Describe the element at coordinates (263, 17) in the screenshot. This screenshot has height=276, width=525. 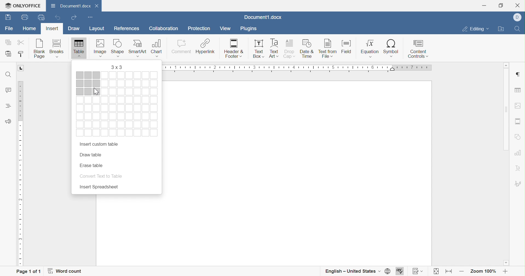
I see `Docuemnt1.docx` at that location.